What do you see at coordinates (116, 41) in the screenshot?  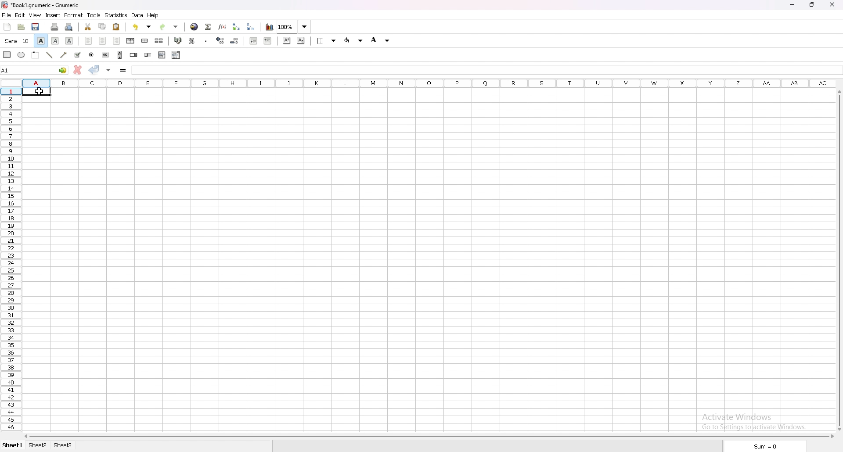 I see `right align` at bounding box center [116, 41].